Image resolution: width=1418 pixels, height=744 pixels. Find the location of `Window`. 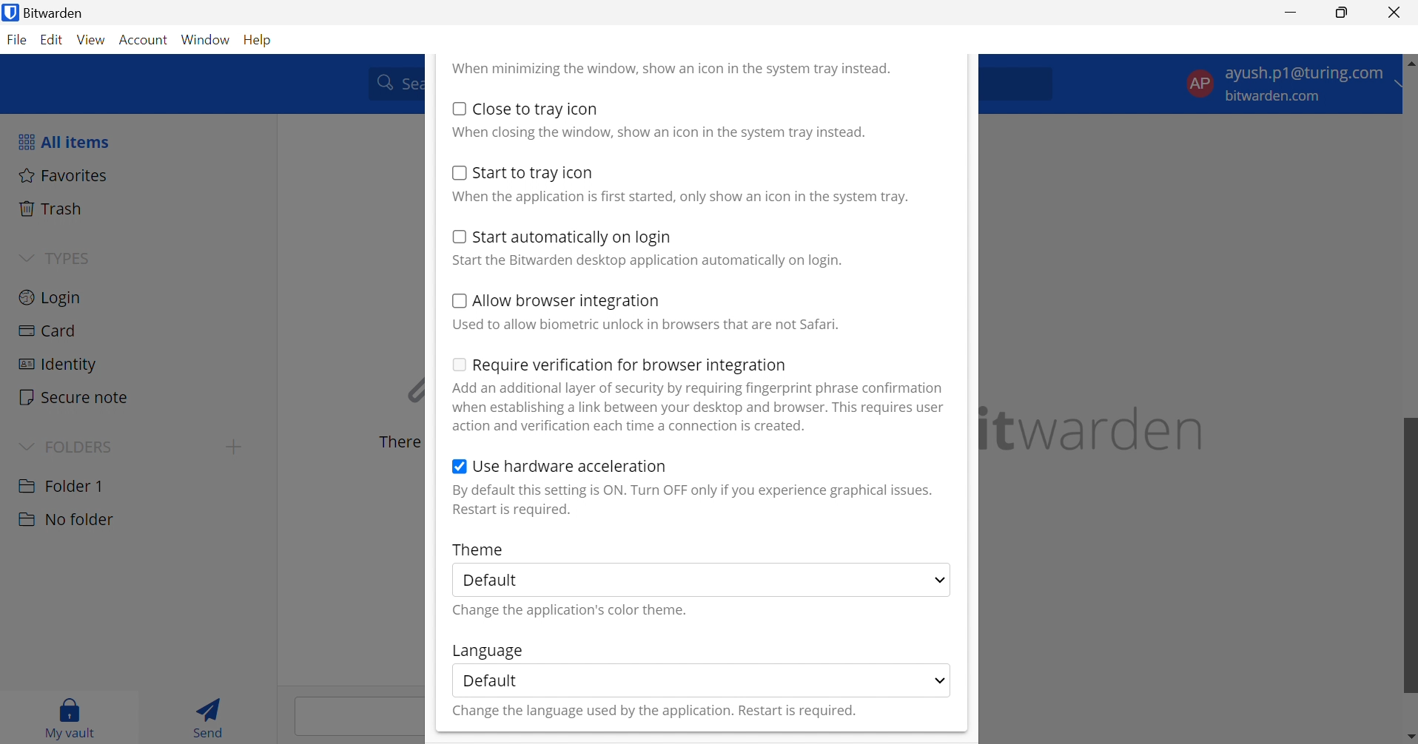

Window is located at coordinates (207, 39).